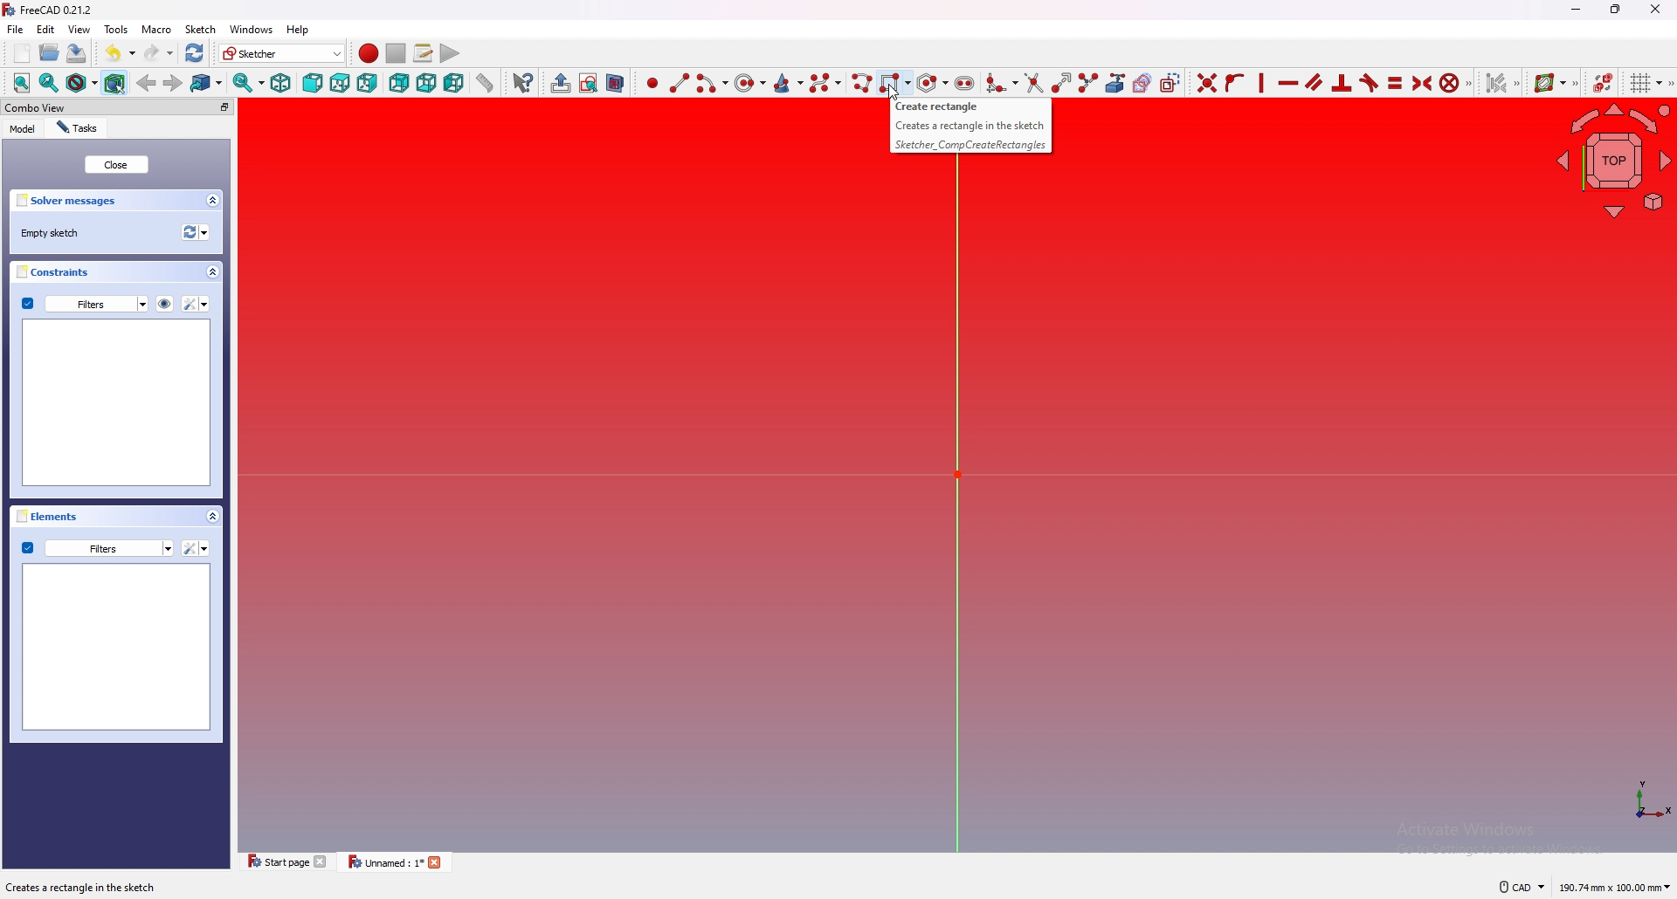 The width and height of the screenshot is (1677, 899). I want to click on file, so click(16, 29).